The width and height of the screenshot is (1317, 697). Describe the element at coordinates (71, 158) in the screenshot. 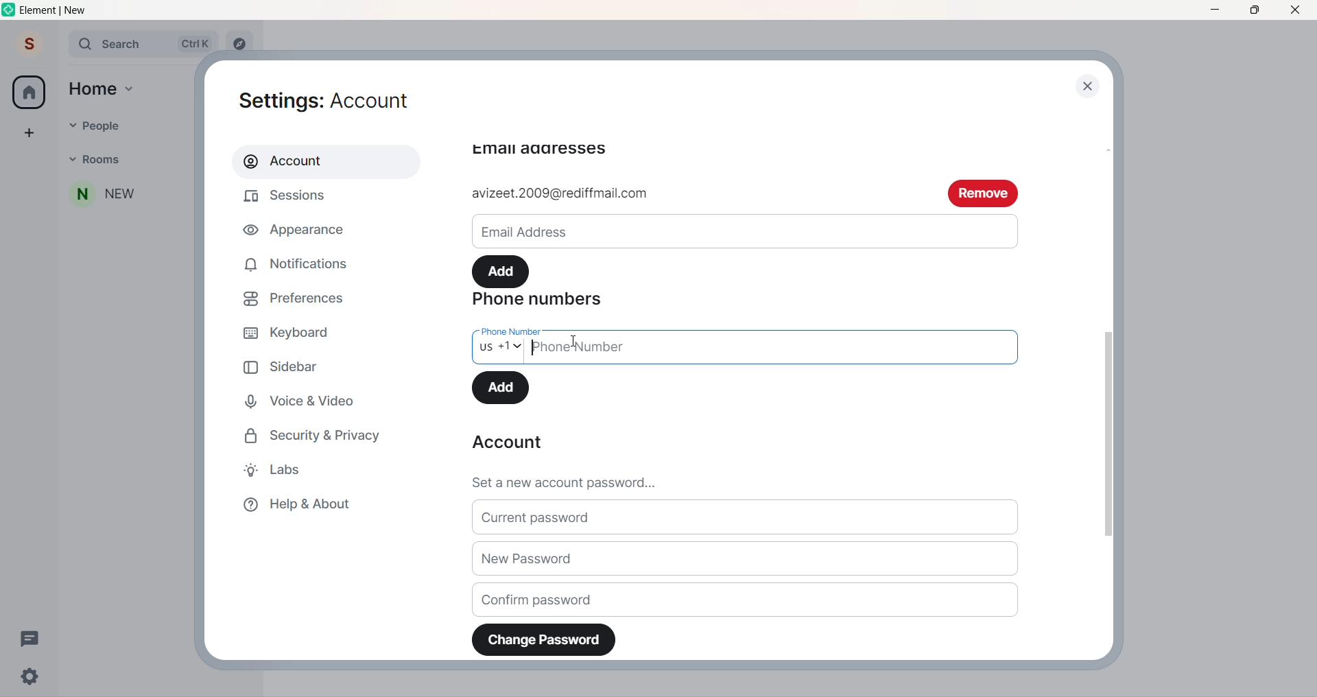

I see `Dropdown` at that location.